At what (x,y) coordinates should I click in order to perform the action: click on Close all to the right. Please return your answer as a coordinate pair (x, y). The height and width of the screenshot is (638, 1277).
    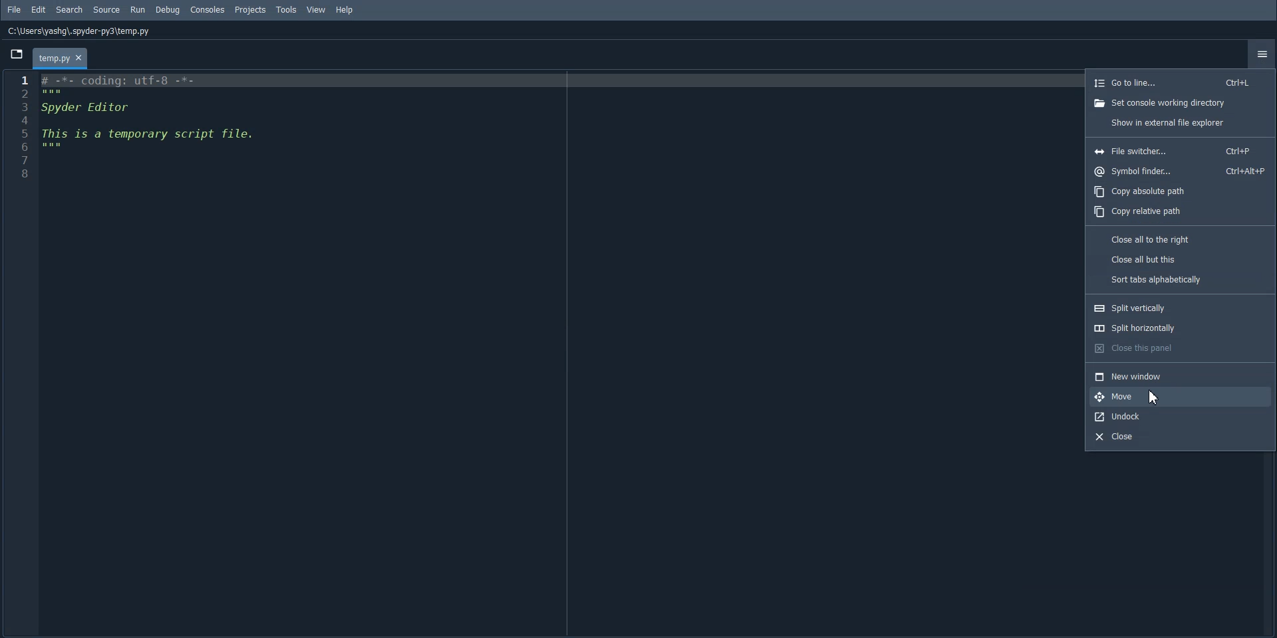
    Looking at the image, I should click on (1181, 238).